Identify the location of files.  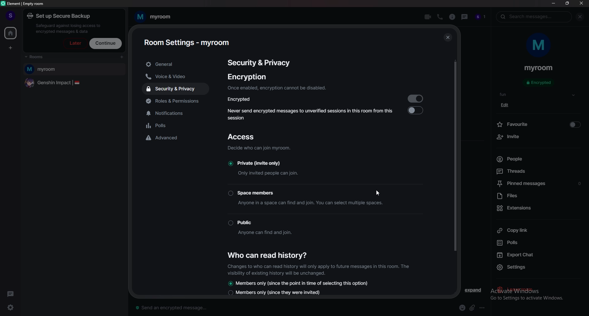
(540, 196).